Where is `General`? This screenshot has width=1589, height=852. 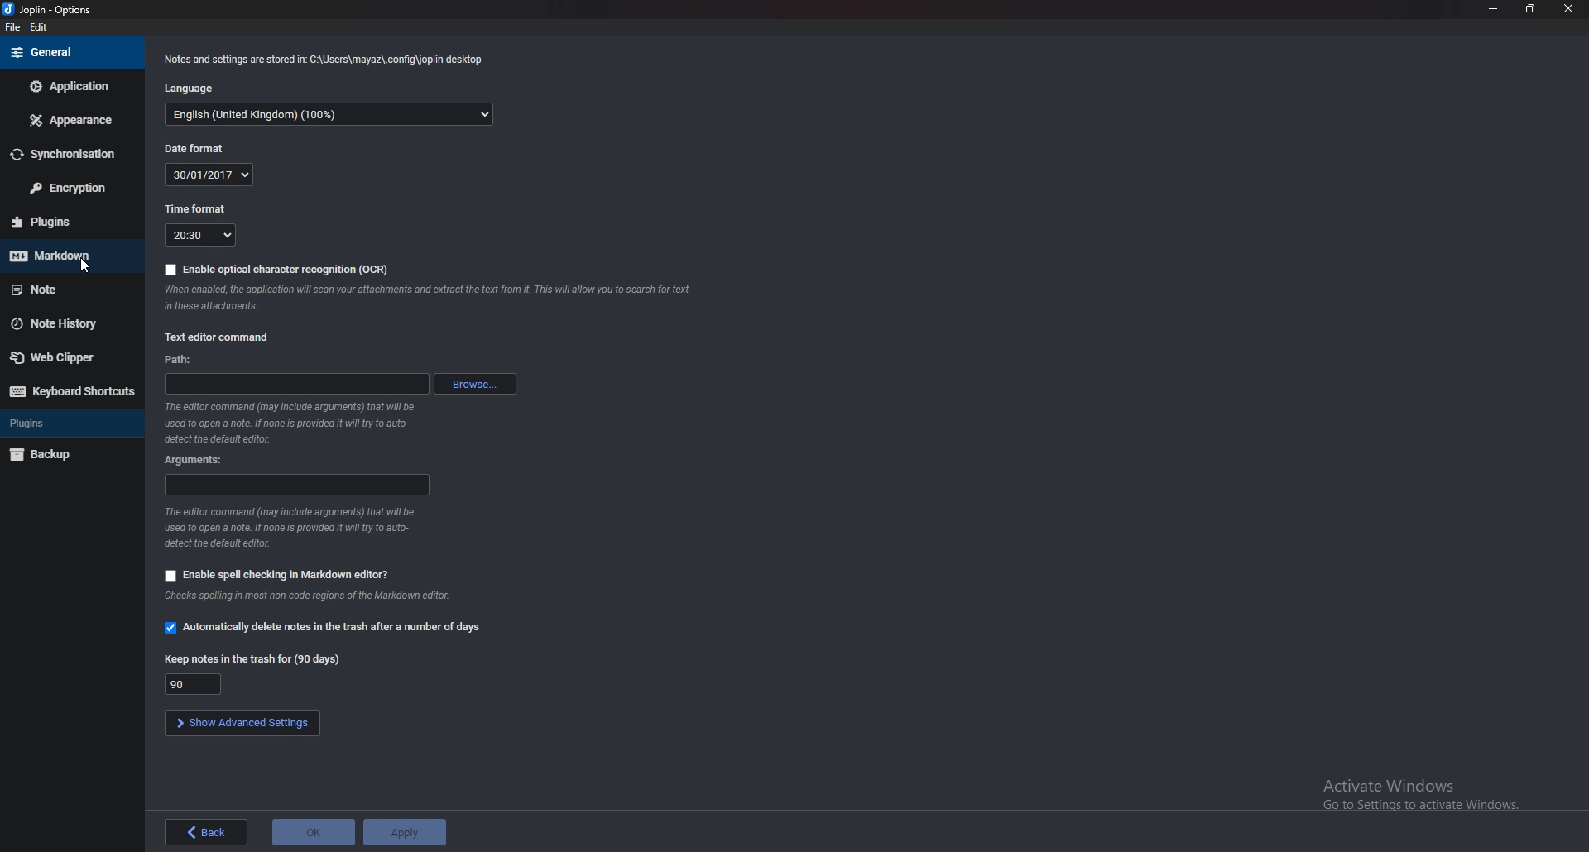 General is located at coordinates (62, 51).